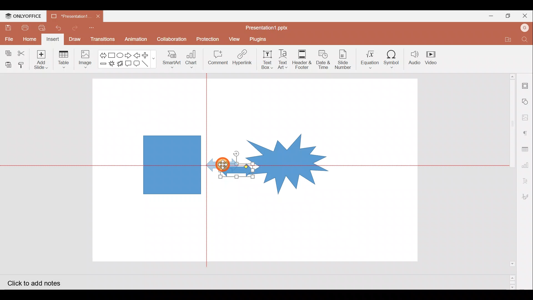 This screenshot has height=300, width=533. What do you see at coordinates (244, 58) in the screenshot?
I see `Hyperlink` at bounding box center [244, 58].